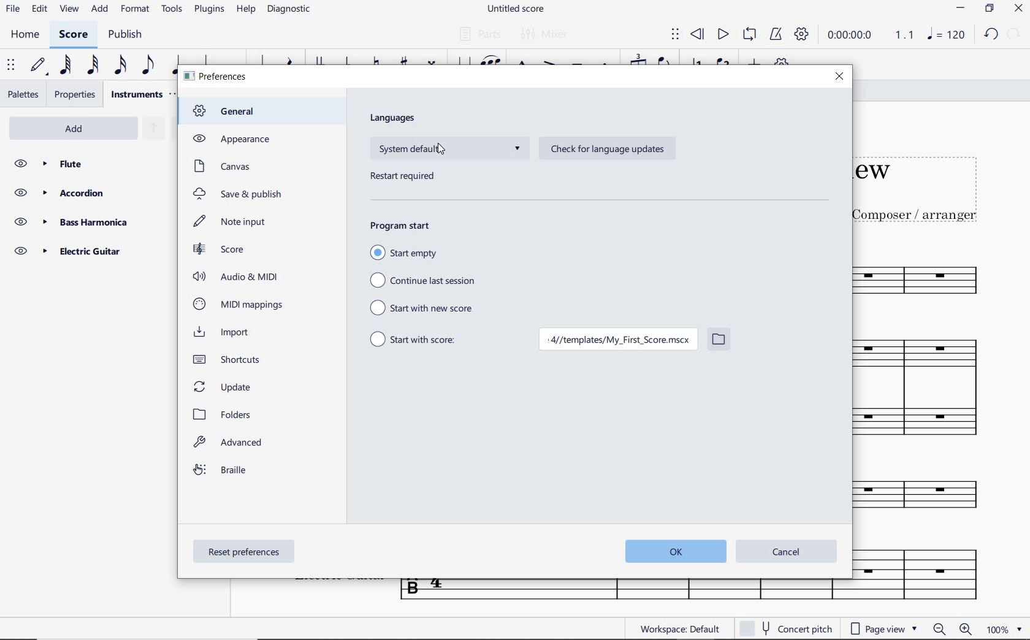 Image resolution: width=1030 pixels, height=640 pixels. Describe the element at coordinates (229, 139) in the screenshot. I see `appearance` at that location.